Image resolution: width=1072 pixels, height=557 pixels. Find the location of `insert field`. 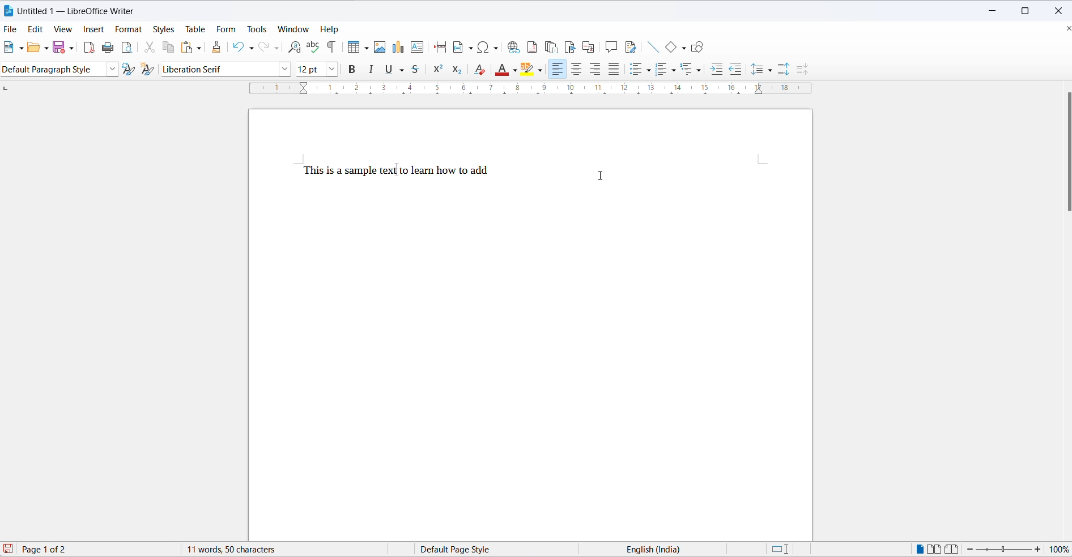

insert field is located at coordinates (463, 46).